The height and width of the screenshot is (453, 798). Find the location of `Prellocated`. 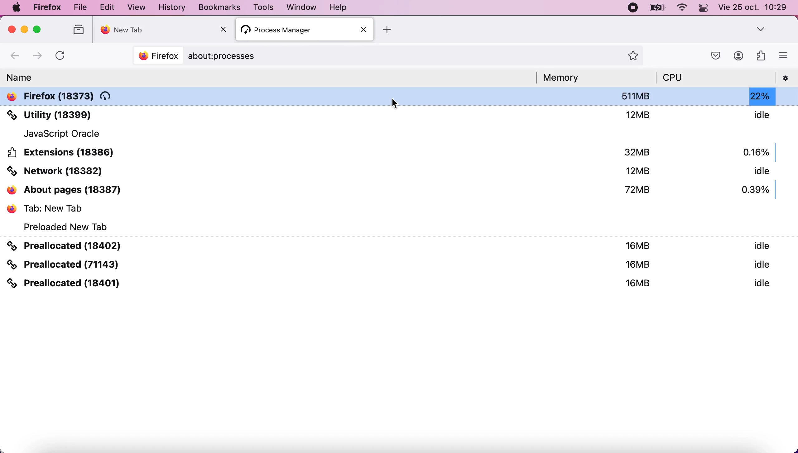

Prellocated is located at coordinates (399, 245).